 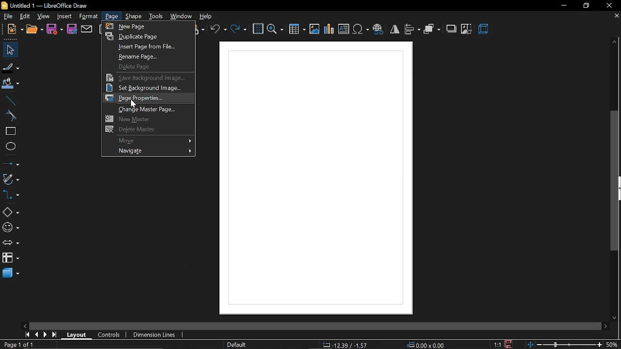 What do you see at coordinates (11, 164) in the screenshot?
I see `line and arrows` at bounding box center [11, 164].